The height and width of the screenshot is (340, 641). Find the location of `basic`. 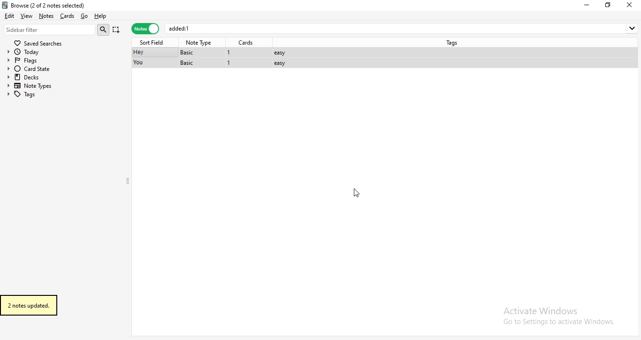

basic is located at coordinates (188, 63).